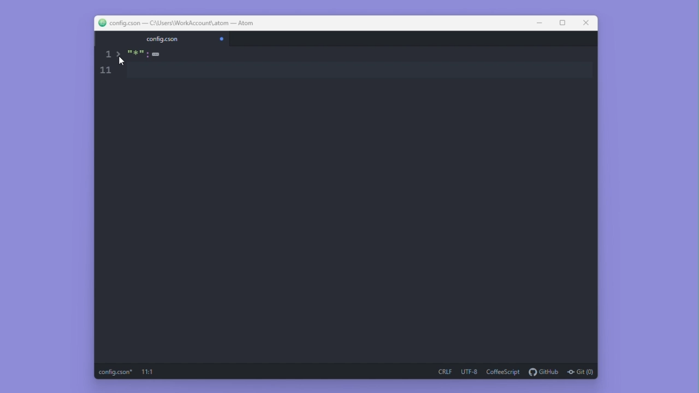 This screenshot has height=393, width=699. Describe the element at coordinates (106, 64) in the screenshot. I see `scale` at that location.